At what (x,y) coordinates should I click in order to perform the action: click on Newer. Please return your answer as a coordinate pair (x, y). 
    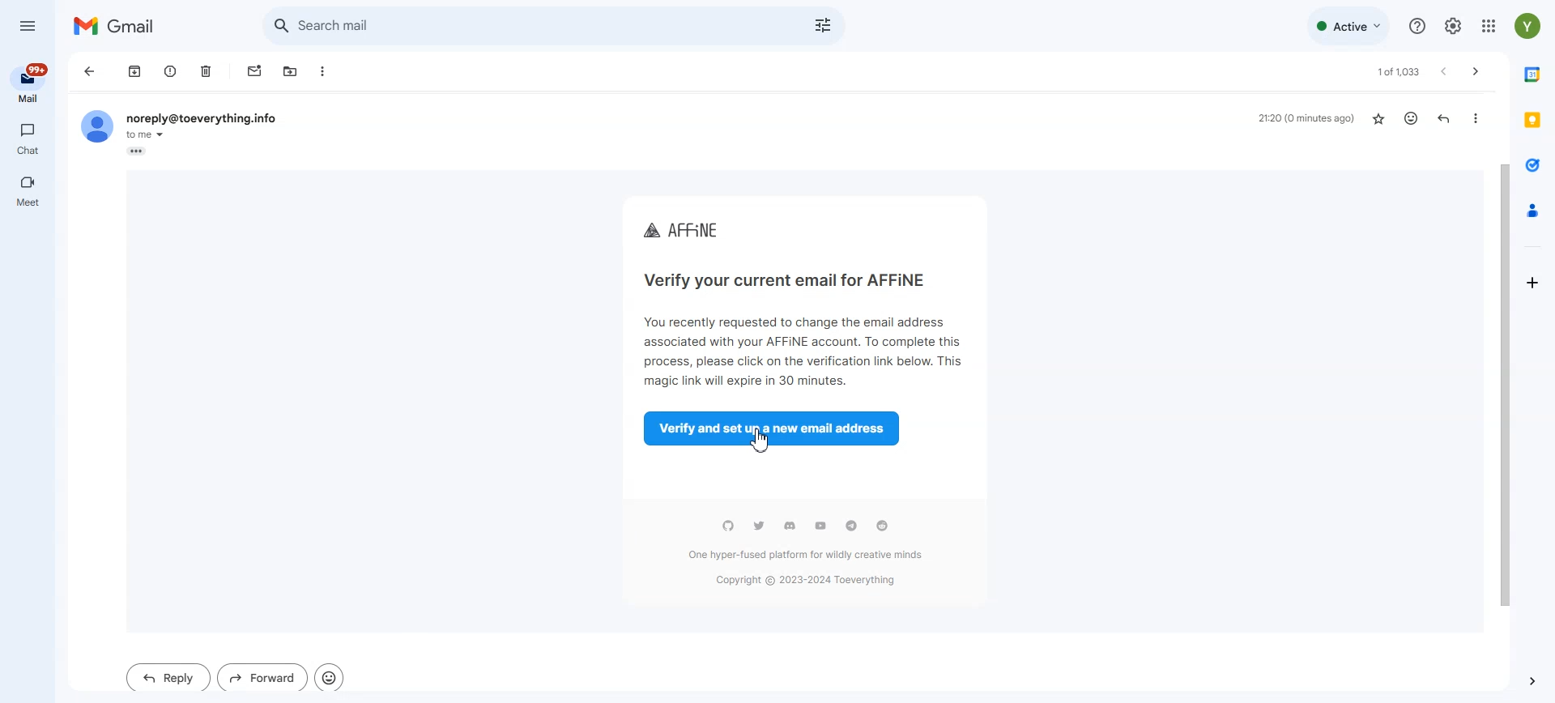
    Looking at the image, I should click on (1443, 71).